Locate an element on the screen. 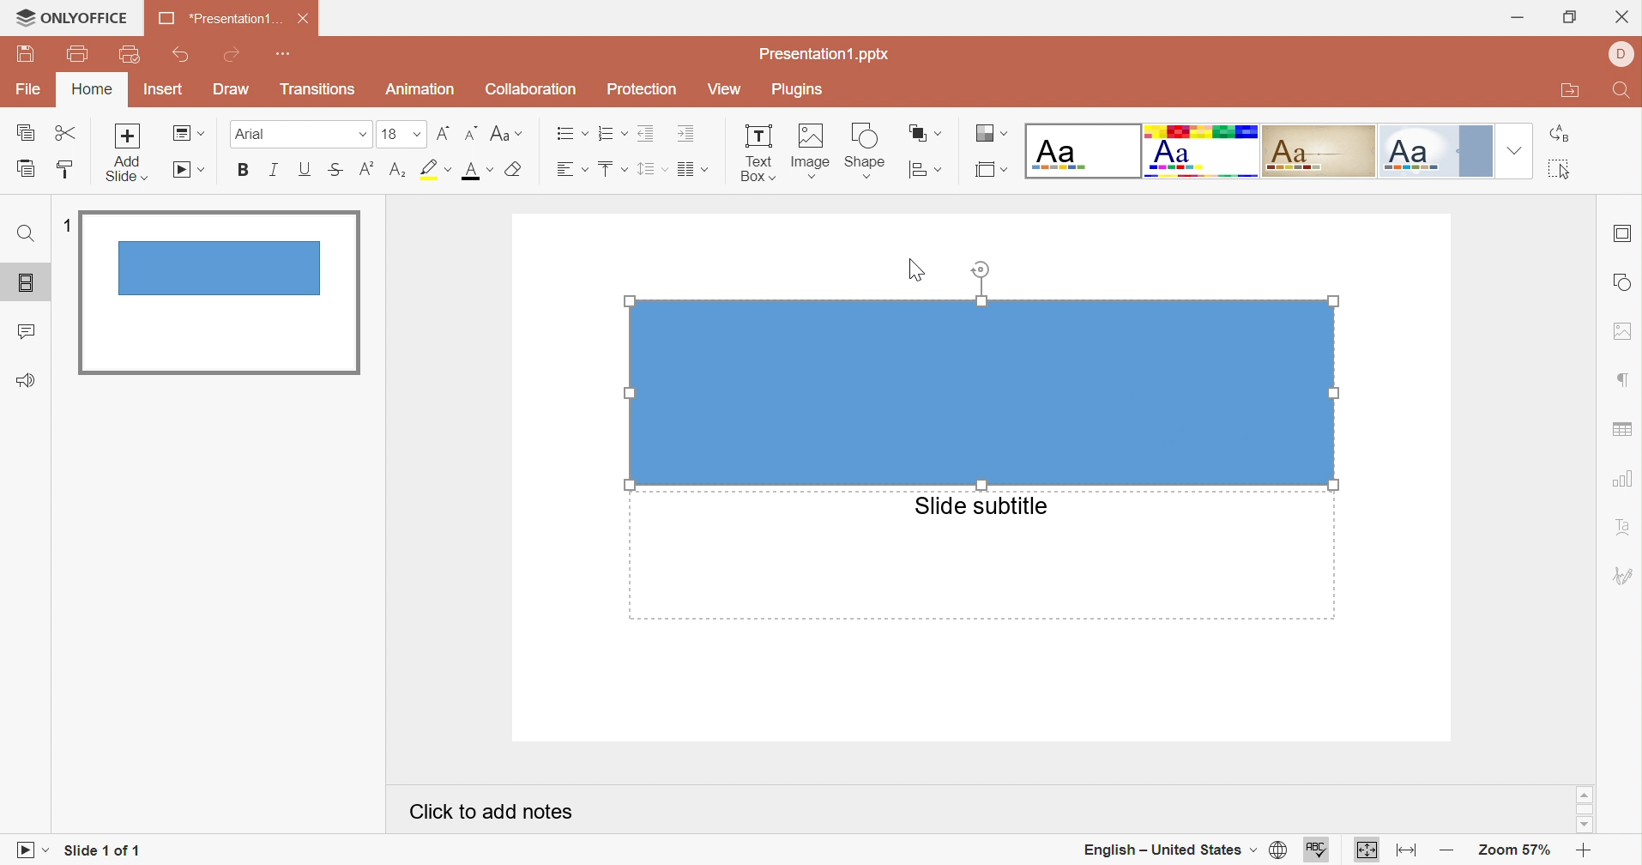  Slide subtitle is located at coordinates (979, 505).